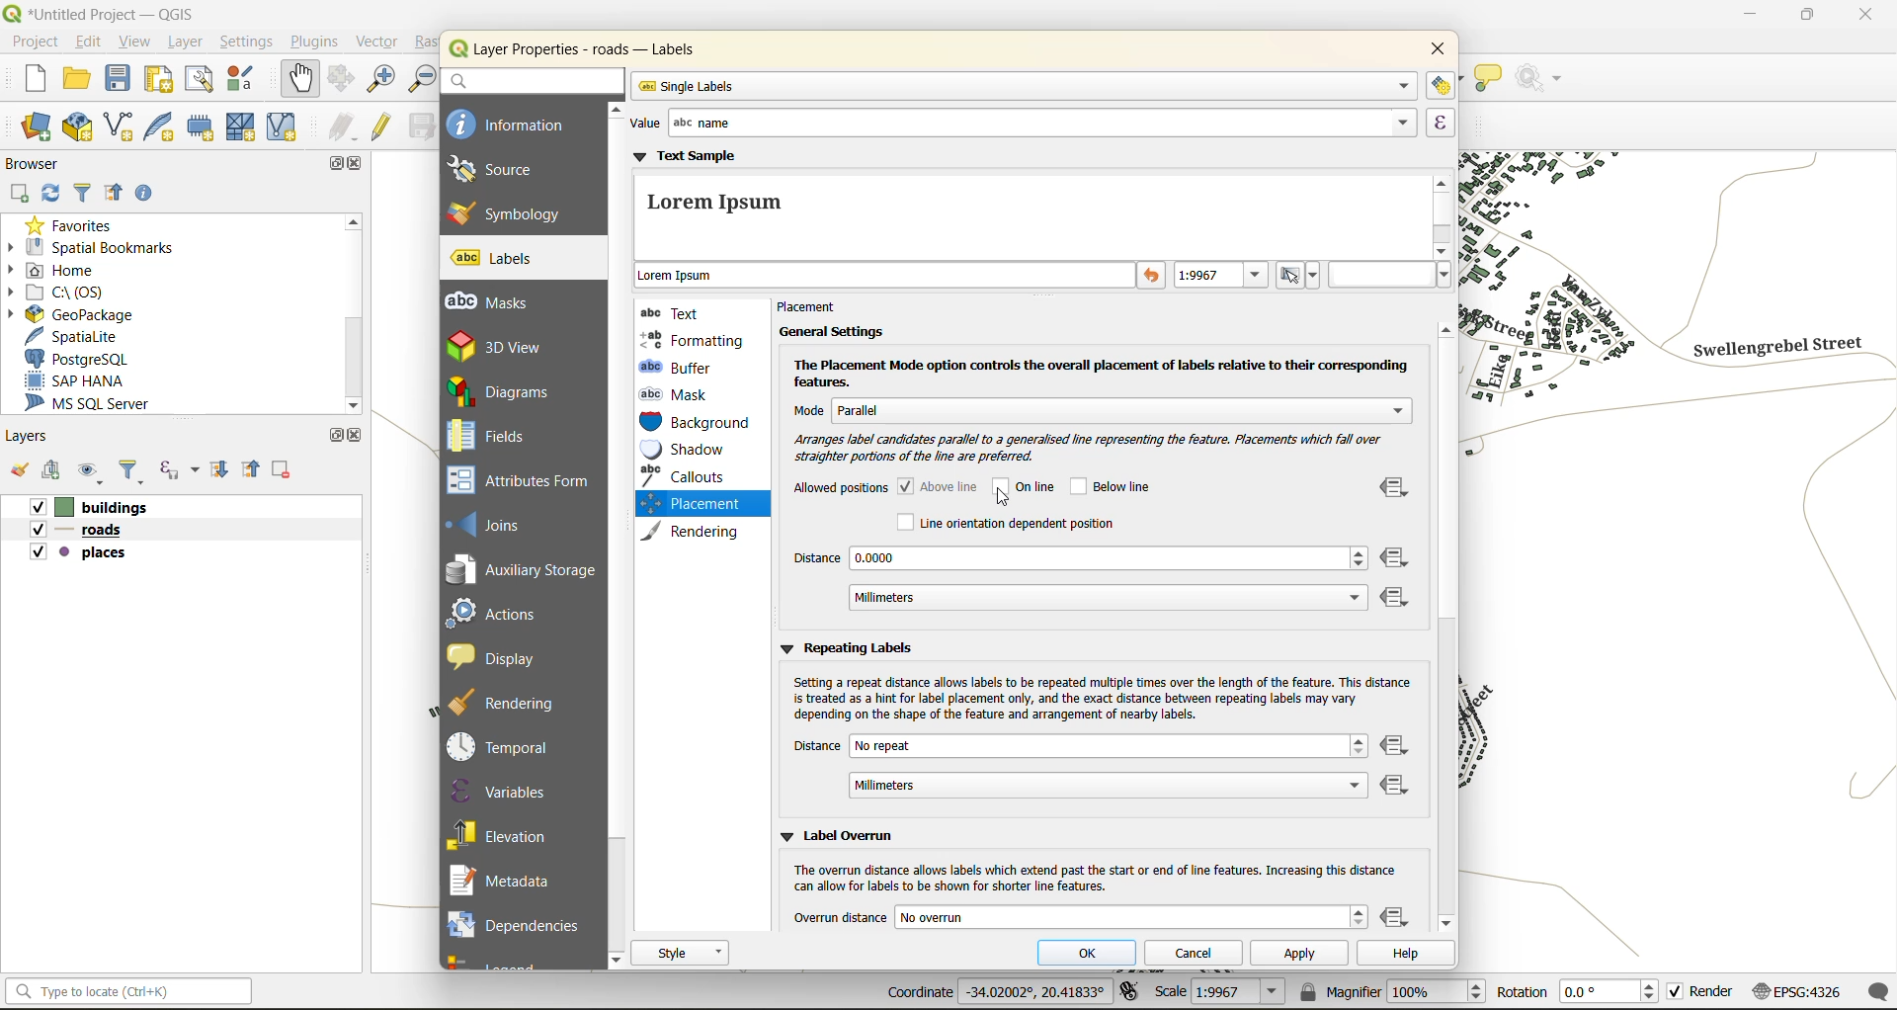  I want to click on text, so click(675, 312).